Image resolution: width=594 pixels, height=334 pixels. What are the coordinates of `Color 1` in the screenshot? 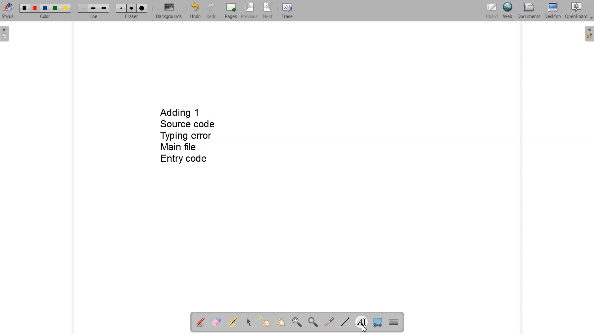 It's located at (25, 8).